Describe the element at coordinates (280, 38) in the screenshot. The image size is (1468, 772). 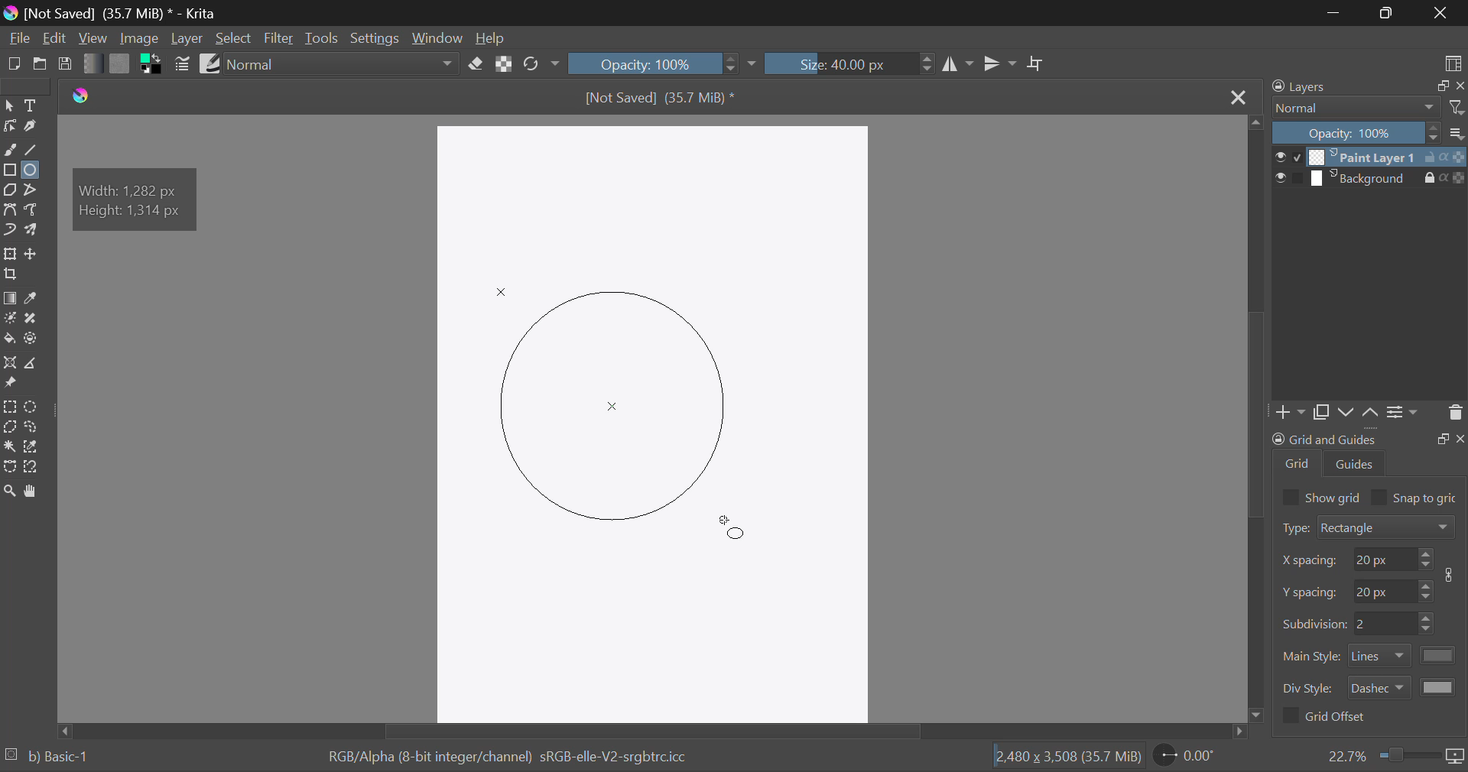
I see `Filter` at that location.